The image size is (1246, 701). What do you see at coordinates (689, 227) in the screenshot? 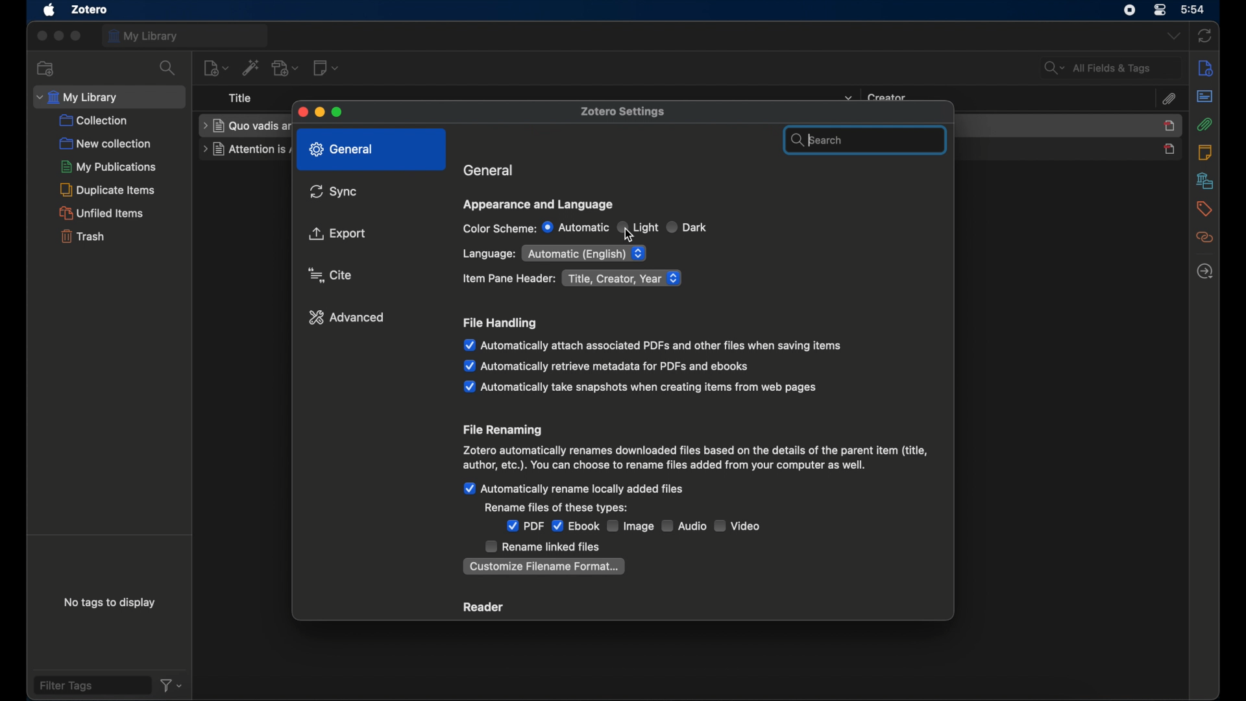
I see `dark radio button` at bounding box center [689, 227].